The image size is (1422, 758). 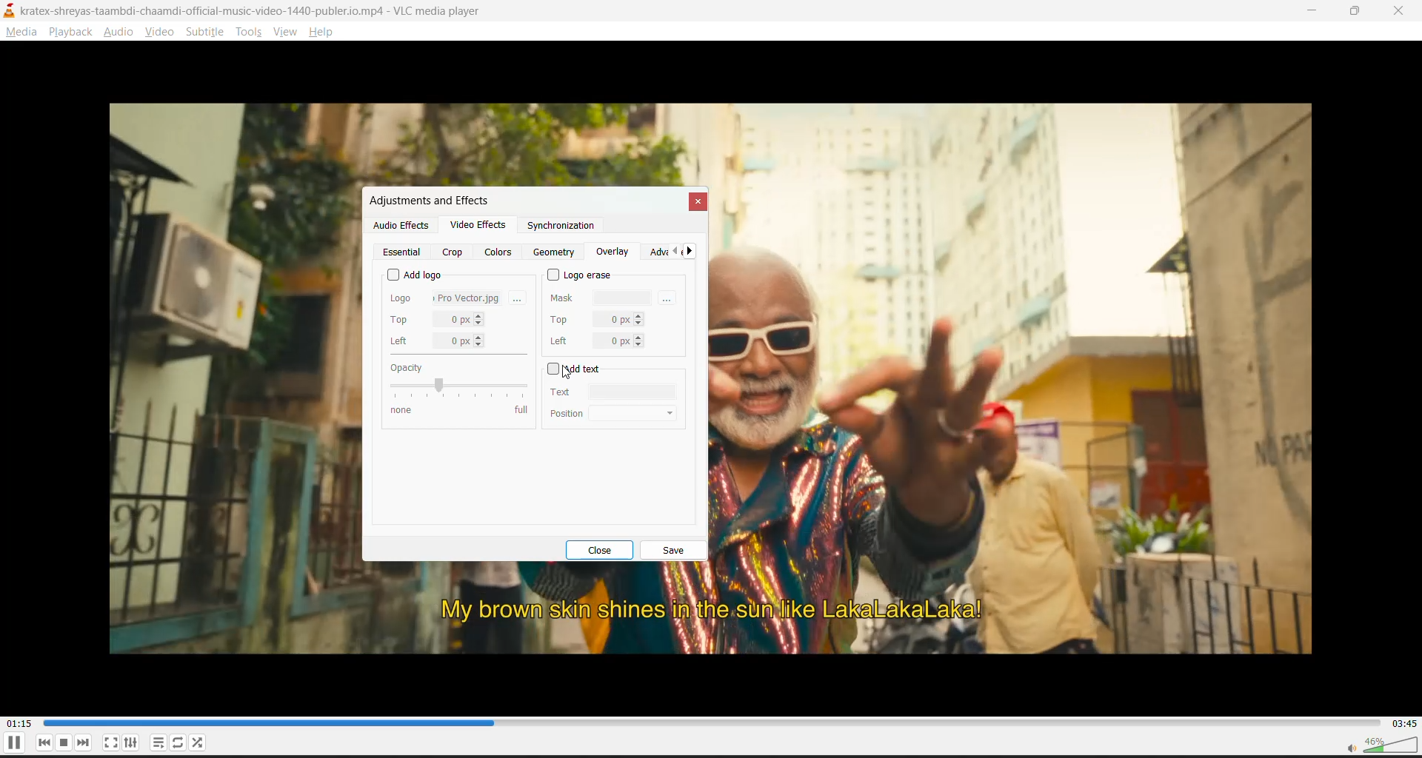 I want to click on add text, so click(x=576, y=370).